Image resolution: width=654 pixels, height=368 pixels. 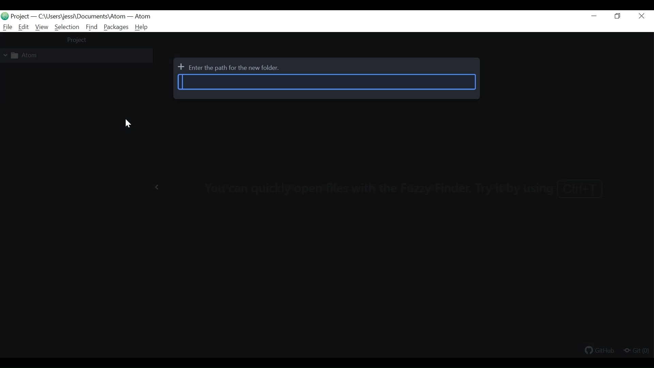 What do you see at coordinates (141, 27) in the screenshot?
I see `Help` at bounding box center [141, 27].